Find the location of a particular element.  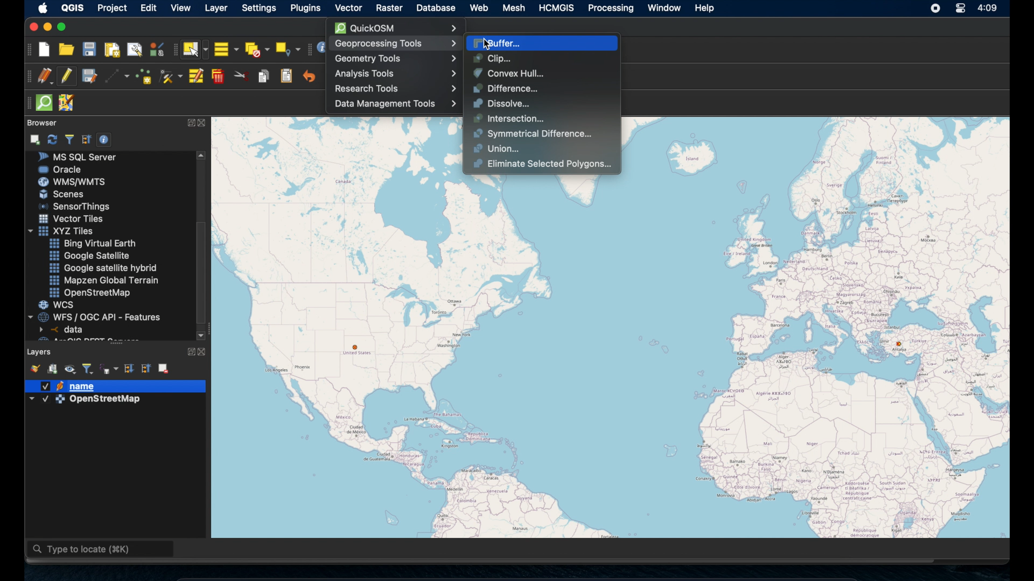

scroll box is located at coordinates (204, 272).